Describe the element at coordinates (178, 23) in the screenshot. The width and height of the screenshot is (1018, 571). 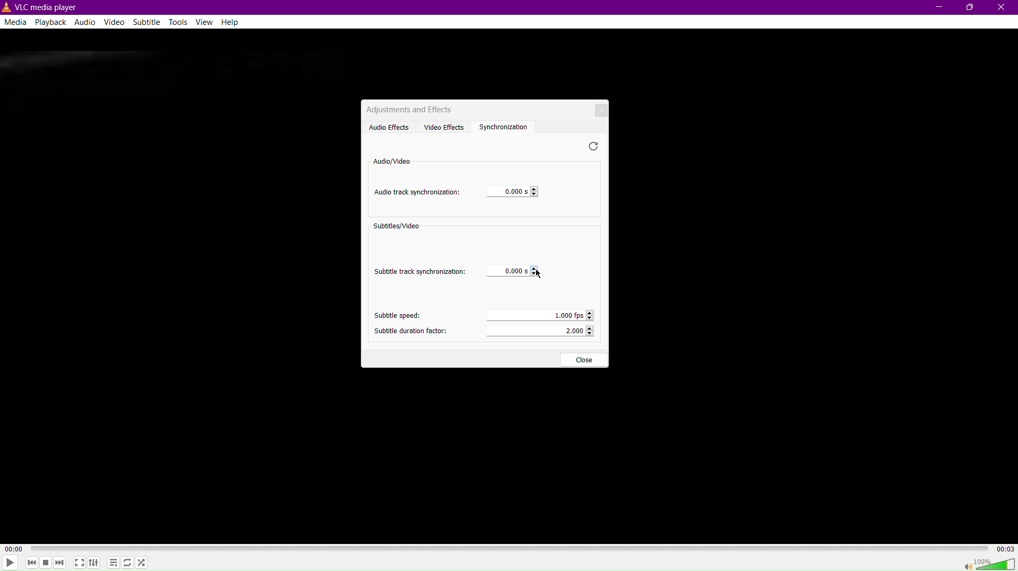
I see `Tools` at that location.